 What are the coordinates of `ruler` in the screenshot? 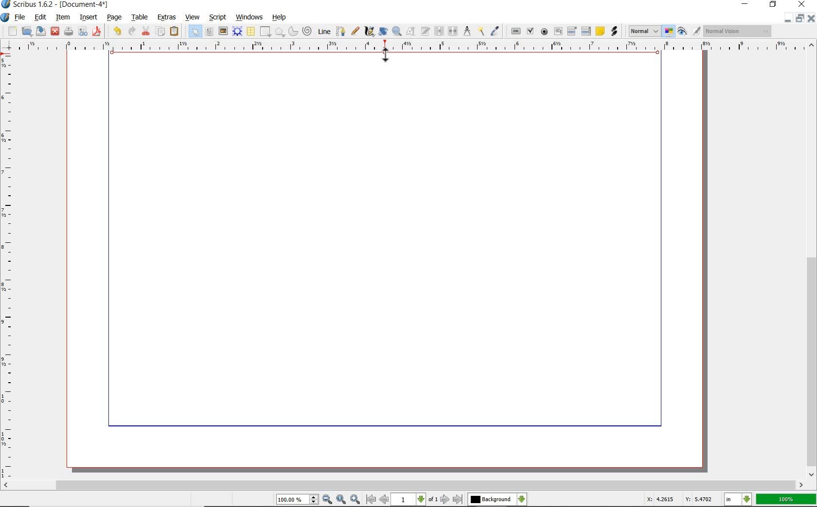 It's located at (410, 46).